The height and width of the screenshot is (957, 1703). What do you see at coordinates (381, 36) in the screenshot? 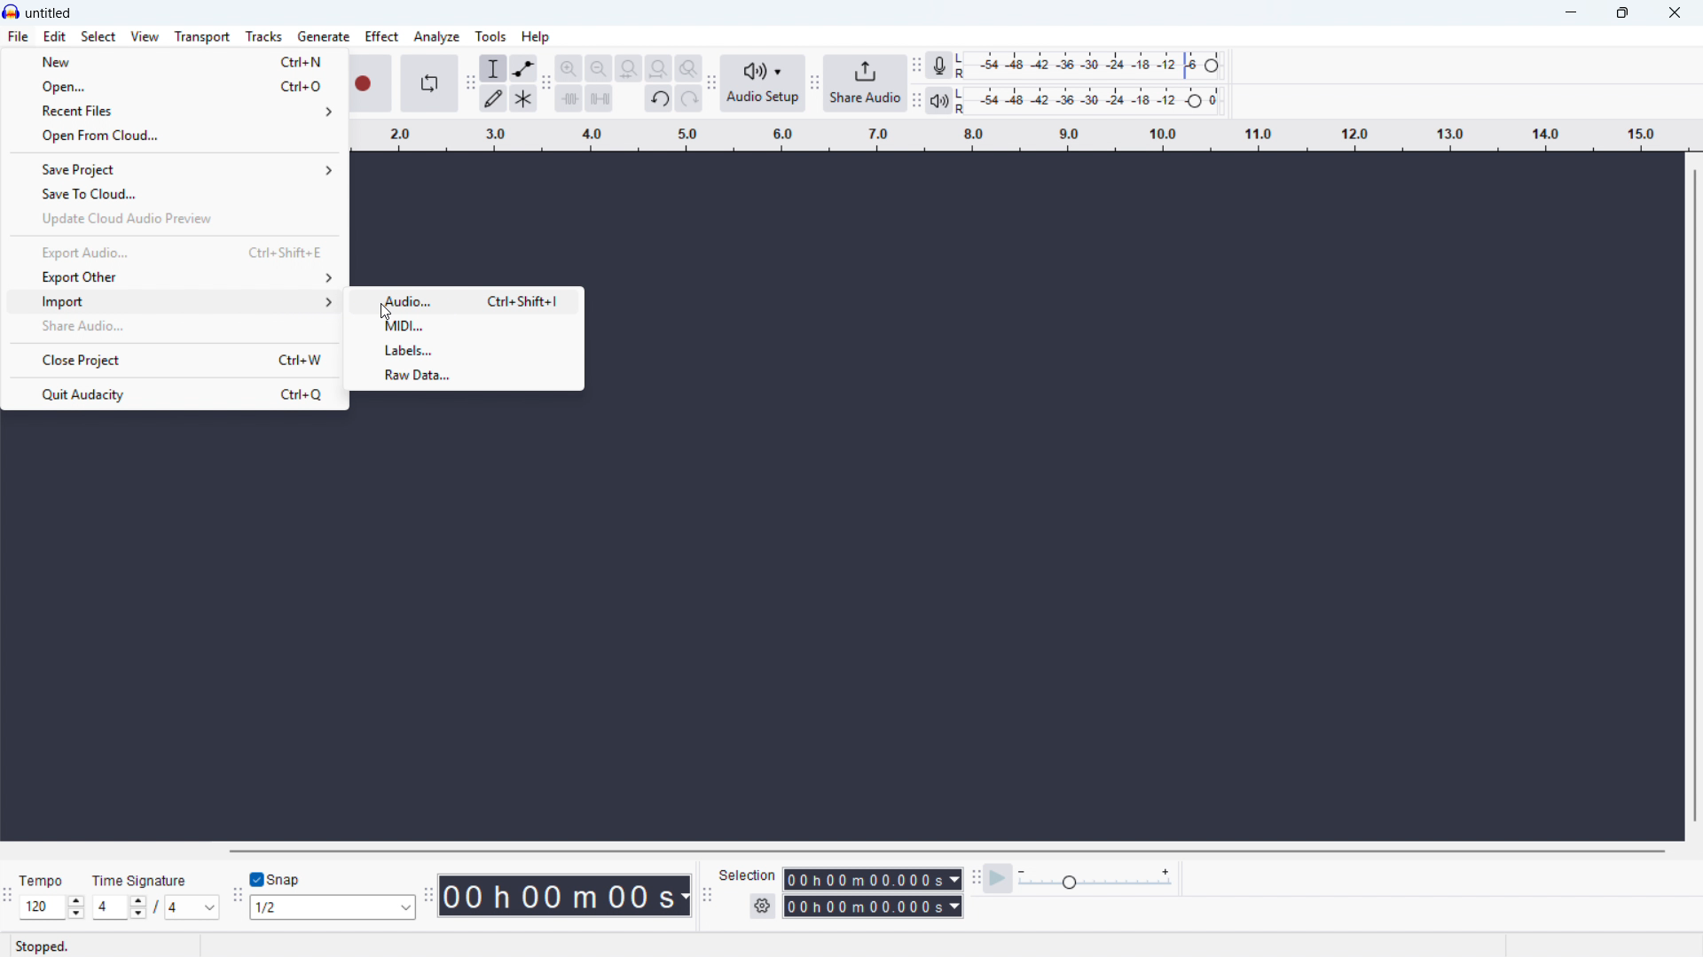
I see `Effect ` at bounding box center [381, 36].